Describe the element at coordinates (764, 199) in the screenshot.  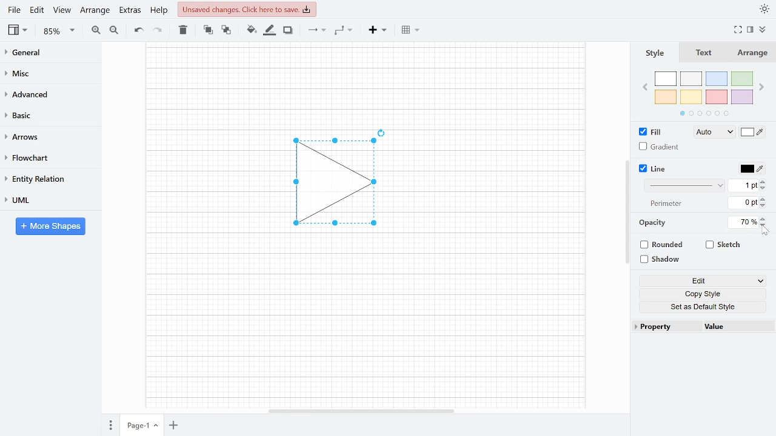
I see `Increase perimeter` at that location.